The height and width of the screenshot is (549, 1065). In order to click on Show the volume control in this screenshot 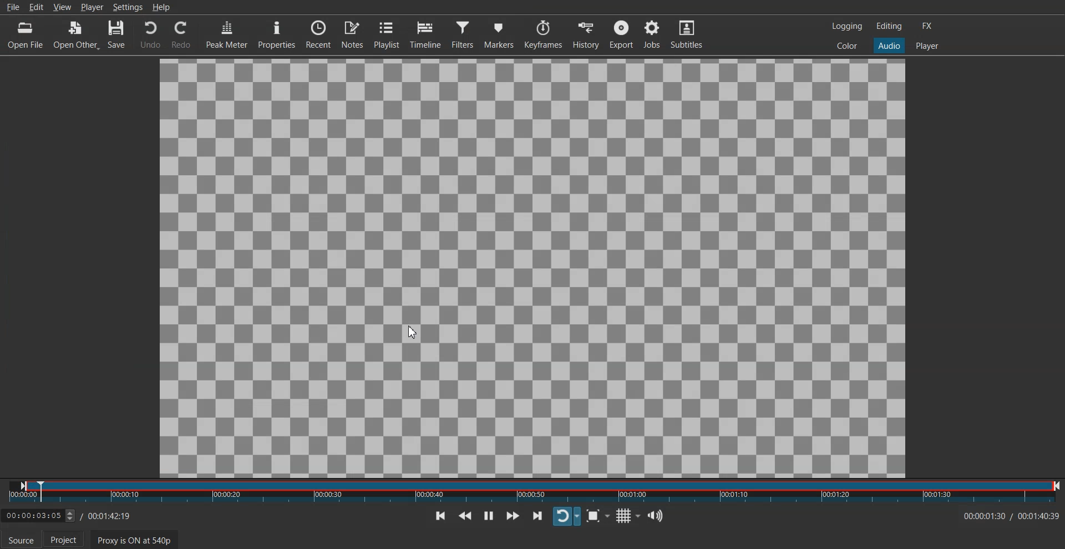, I will do `click(656, 515)`.